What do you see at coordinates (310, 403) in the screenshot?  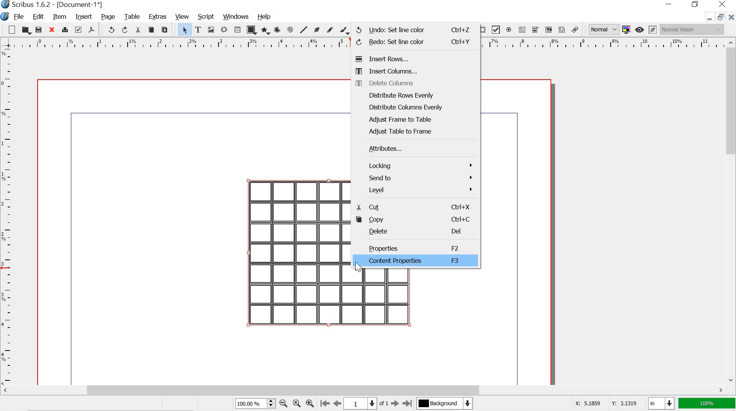 I see `zoom in` at bounding box center [310, 403].